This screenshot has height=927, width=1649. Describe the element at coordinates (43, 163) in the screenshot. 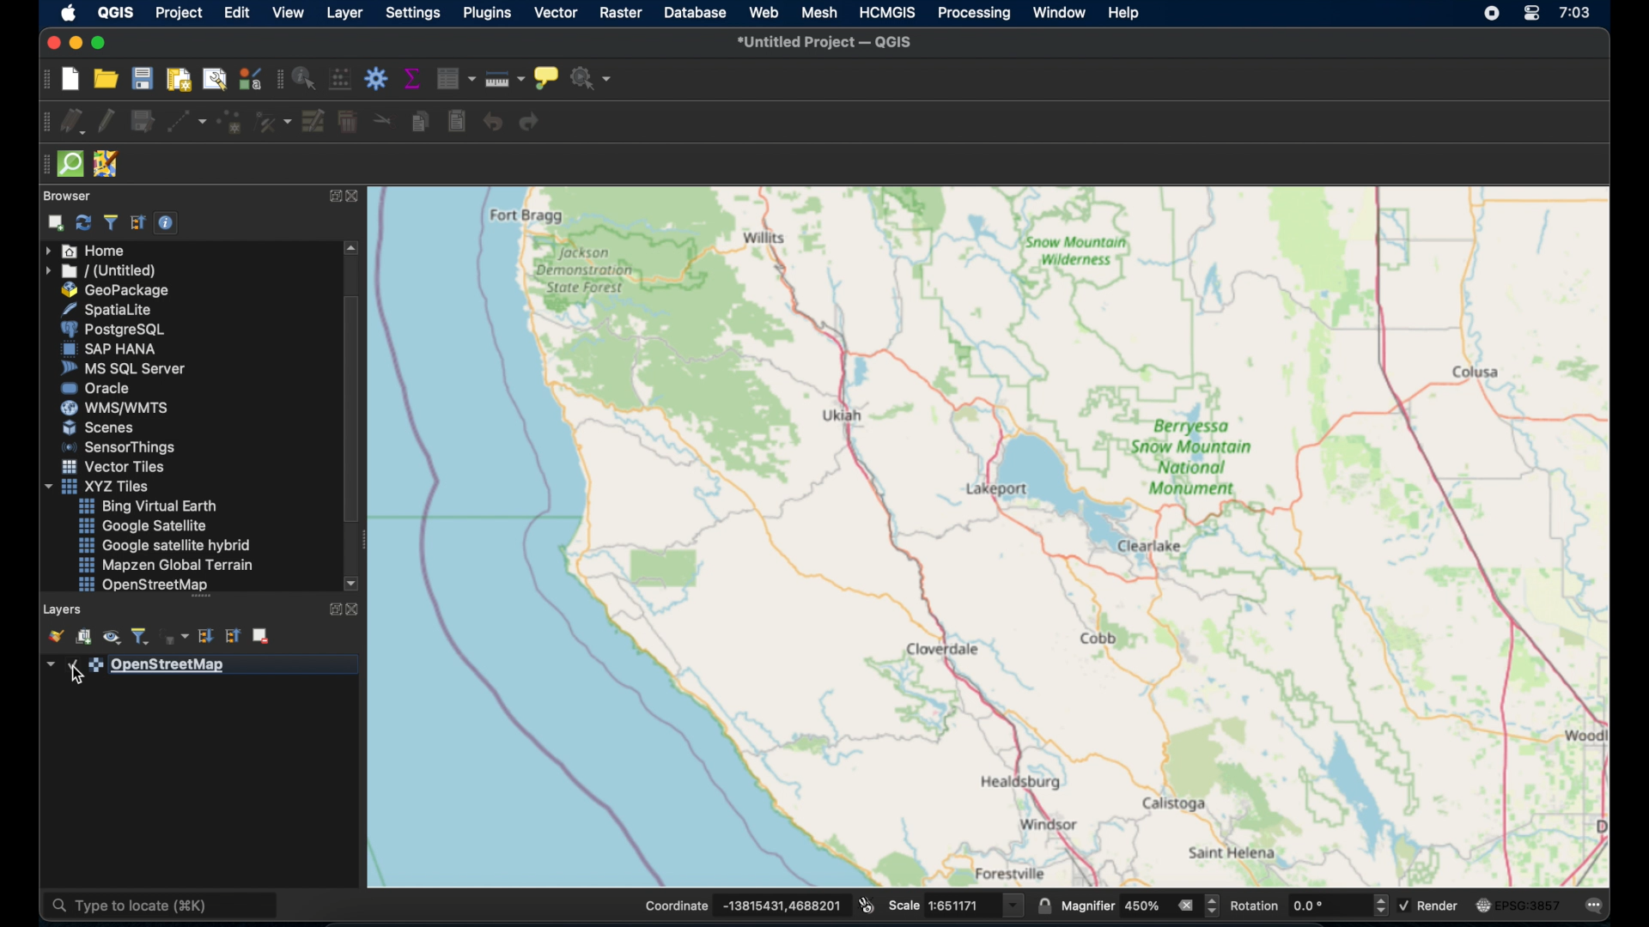

I see `drag handle` at that location.